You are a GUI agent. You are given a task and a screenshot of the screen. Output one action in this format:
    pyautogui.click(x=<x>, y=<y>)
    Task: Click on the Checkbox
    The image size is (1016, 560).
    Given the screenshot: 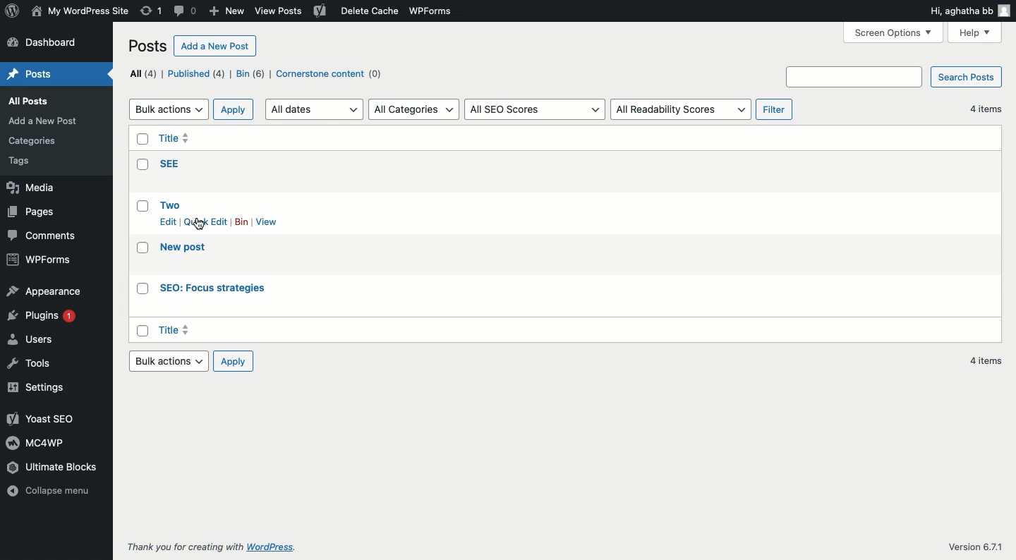 What is the action you would take?
    pyautogui.click(x=143, y=289)
    